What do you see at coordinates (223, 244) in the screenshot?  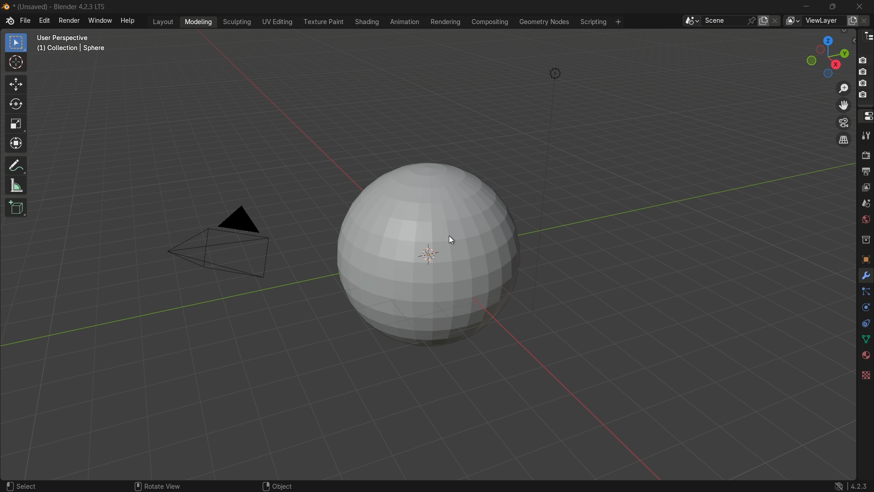 I see `camera` at bounding box center [223, 244].